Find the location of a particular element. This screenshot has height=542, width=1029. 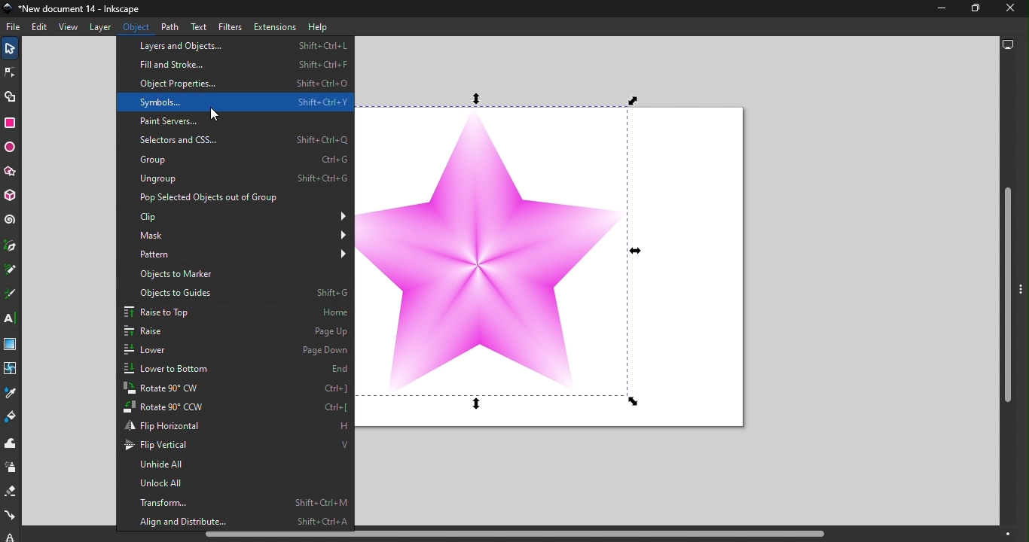

Objects to guide is located at coordinates (232, 293).